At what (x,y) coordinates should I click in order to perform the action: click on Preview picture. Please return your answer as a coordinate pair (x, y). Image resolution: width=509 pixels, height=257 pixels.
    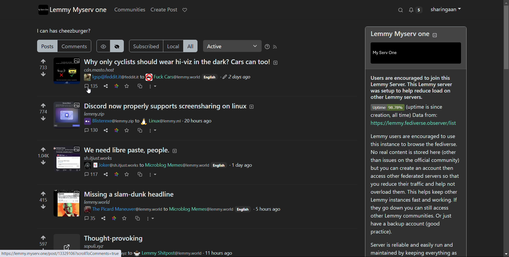
    Looking at the image, I should click on (67, 159).